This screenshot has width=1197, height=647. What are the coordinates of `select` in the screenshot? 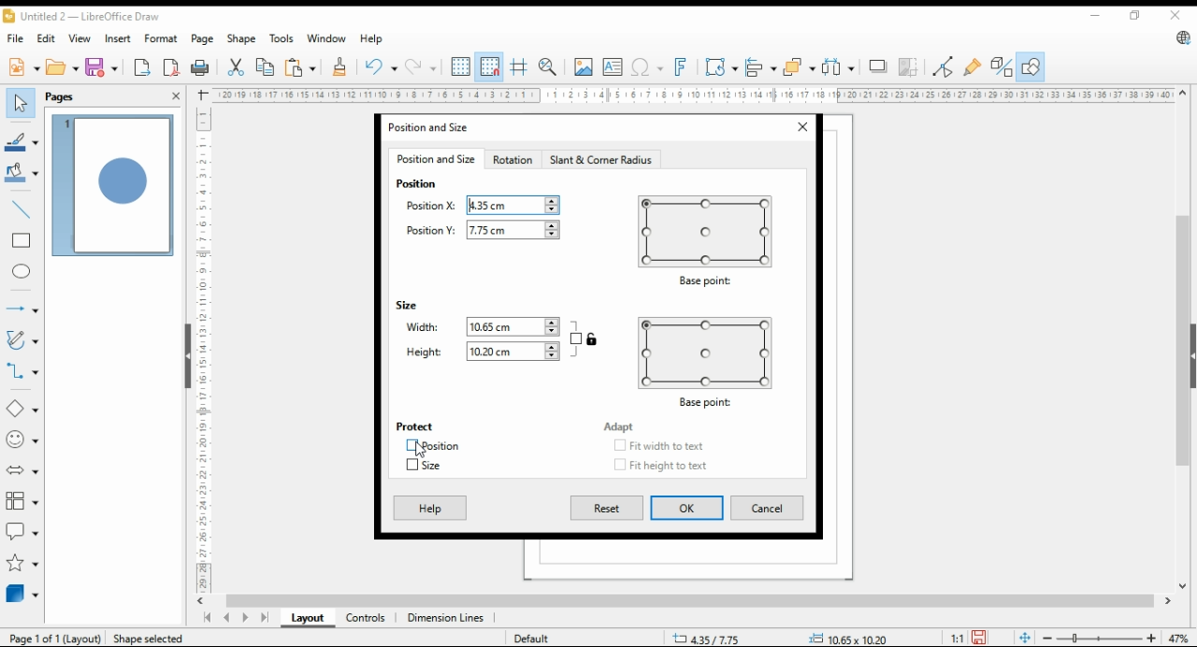 It's located at (21, 103).